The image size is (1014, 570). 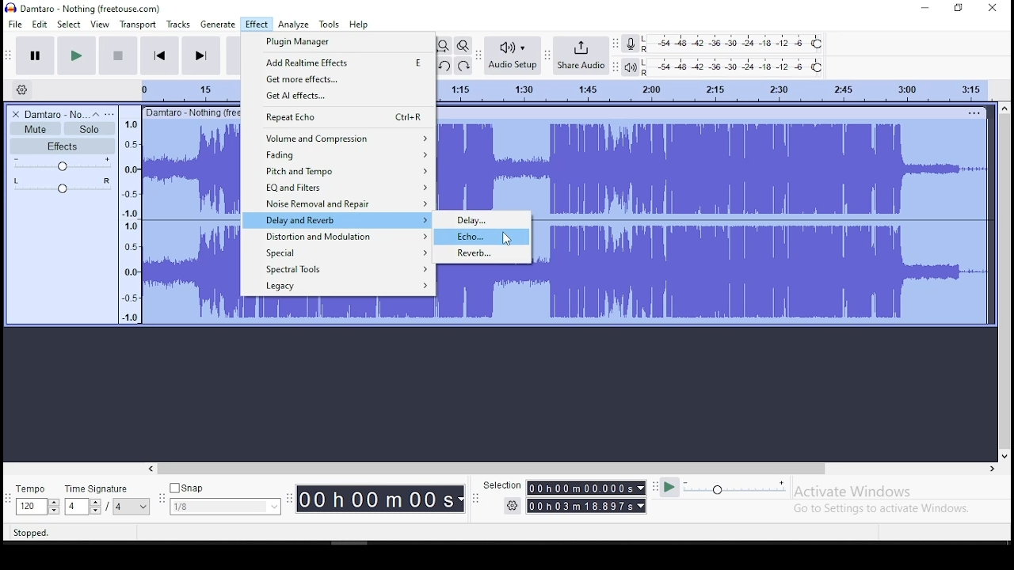 I want to click on Drop down, so click(x=273, y=505).